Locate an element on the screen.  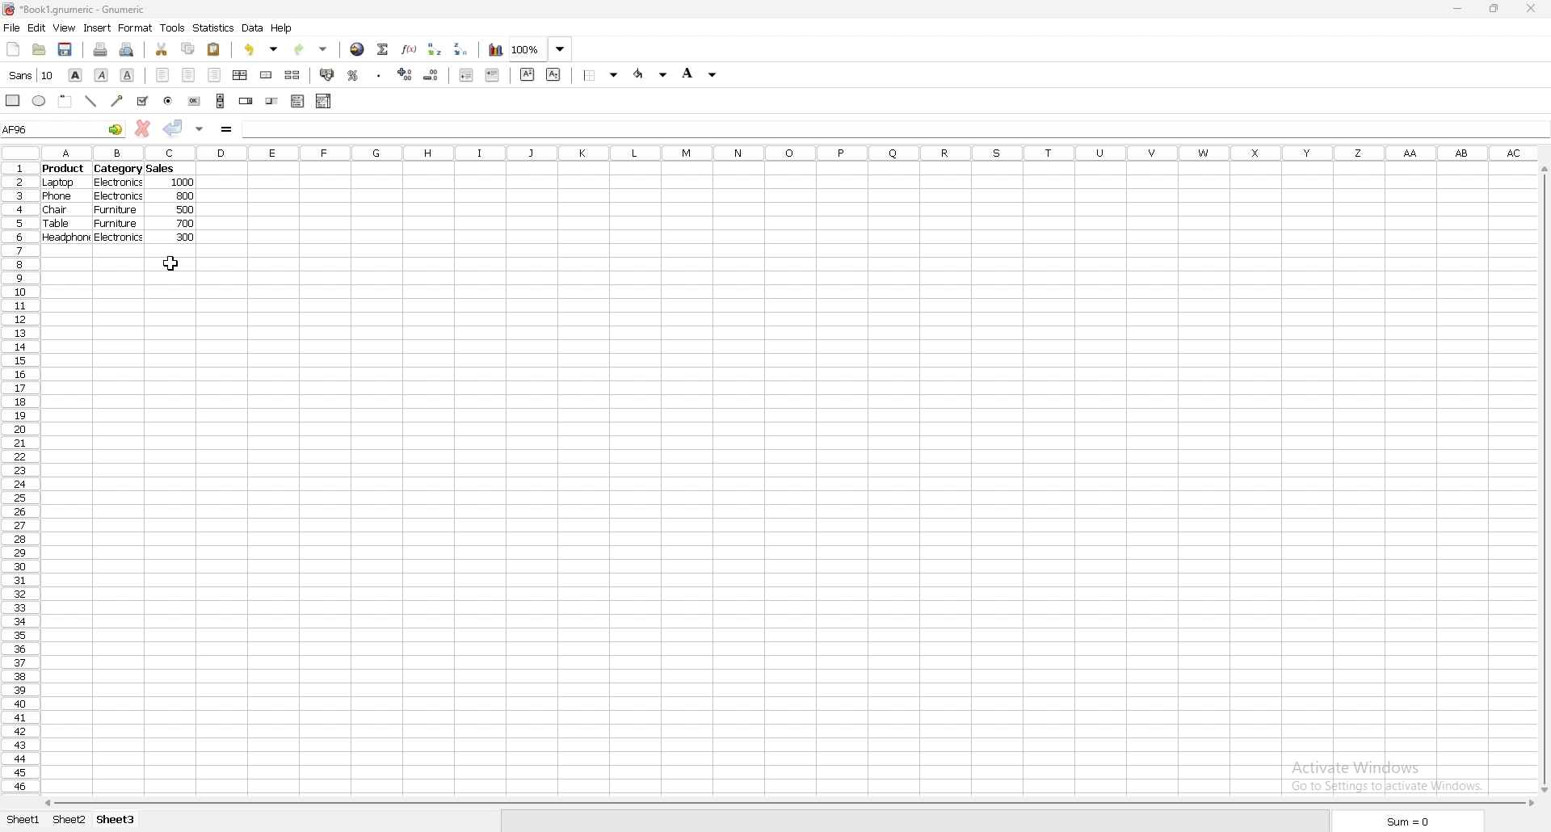
tools is located at coordinates (173, 27).